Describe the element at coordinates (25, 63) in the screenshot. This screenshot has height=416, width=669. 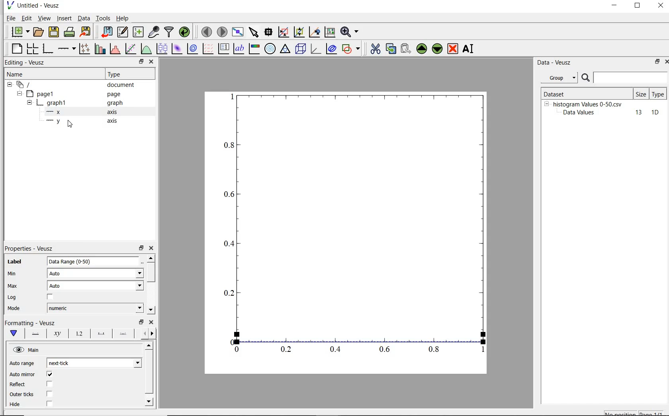
I see `editing-veusz` at that location.